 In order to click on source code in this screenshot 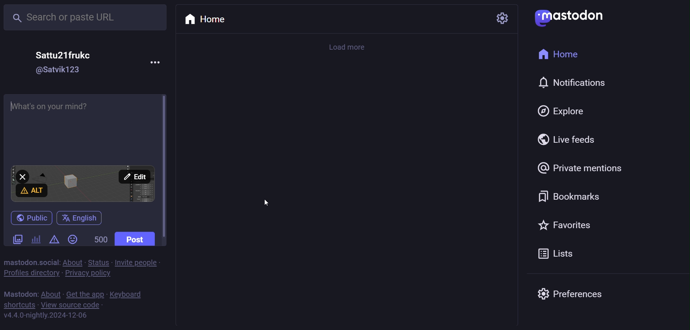, I will do `click(70, 306)`.